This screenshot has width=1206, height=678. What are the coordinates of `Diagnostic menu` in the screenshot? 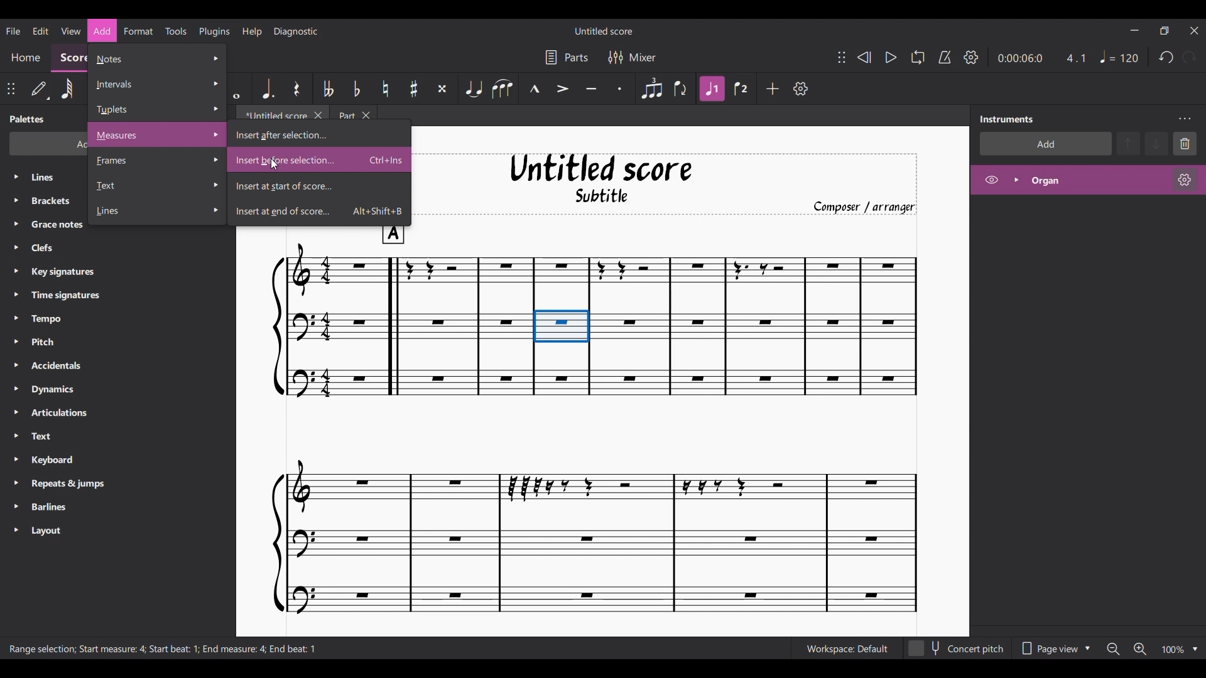 It's located at (296, 31).